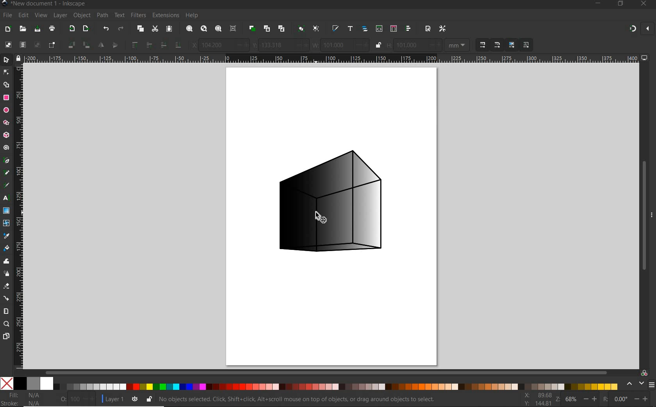 The height and width of the screenshot is (407, 656). What do you see at coordinates (219, 29) in the screenshot?
I see `ZOOM PAGE` at bounding box center [219, 29].